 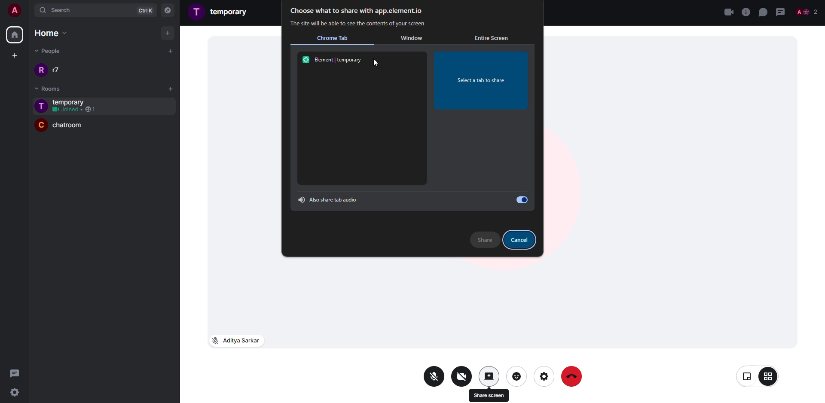 I want to click on threads, so click(x=15, y=372).